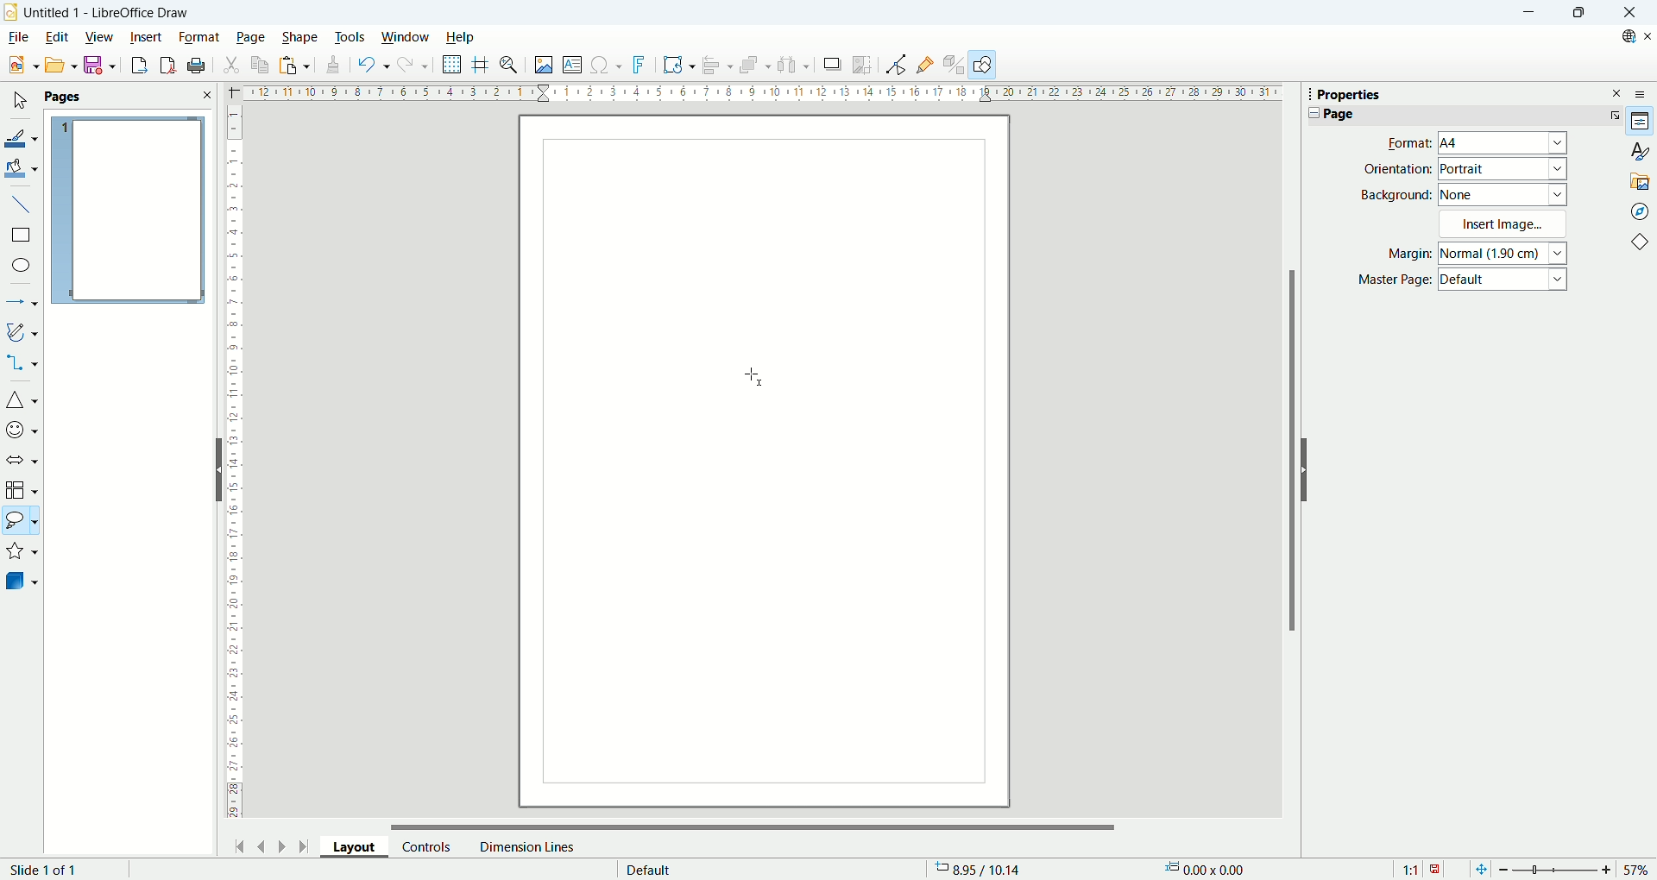 Image resolution: width=1657 pixels, height=880 pixels. What do you see at coordinates (1404, 142) in the screenshot?
I see `Format` at bounding box center [1404, 142].